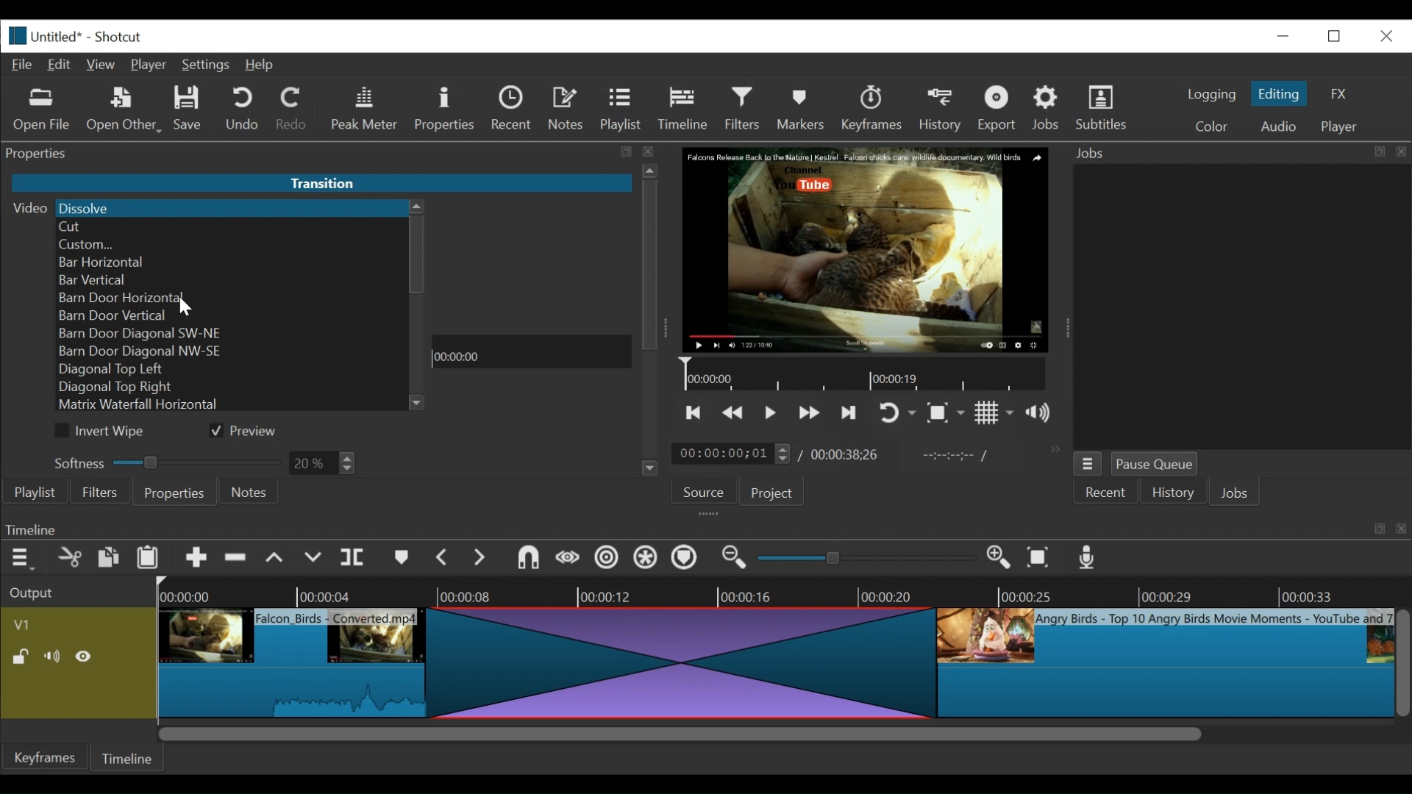 This screenshot has width=1412, height=794. What do you see at coordinates (732, 559) in the screenshot?
I see `Zoom timeline in` at bounding box center [732, 559].